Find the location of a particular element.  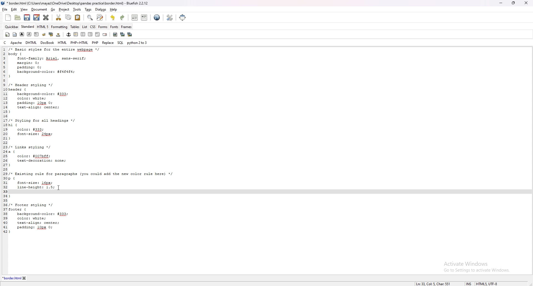

tab is located at coordinates (11, 278).